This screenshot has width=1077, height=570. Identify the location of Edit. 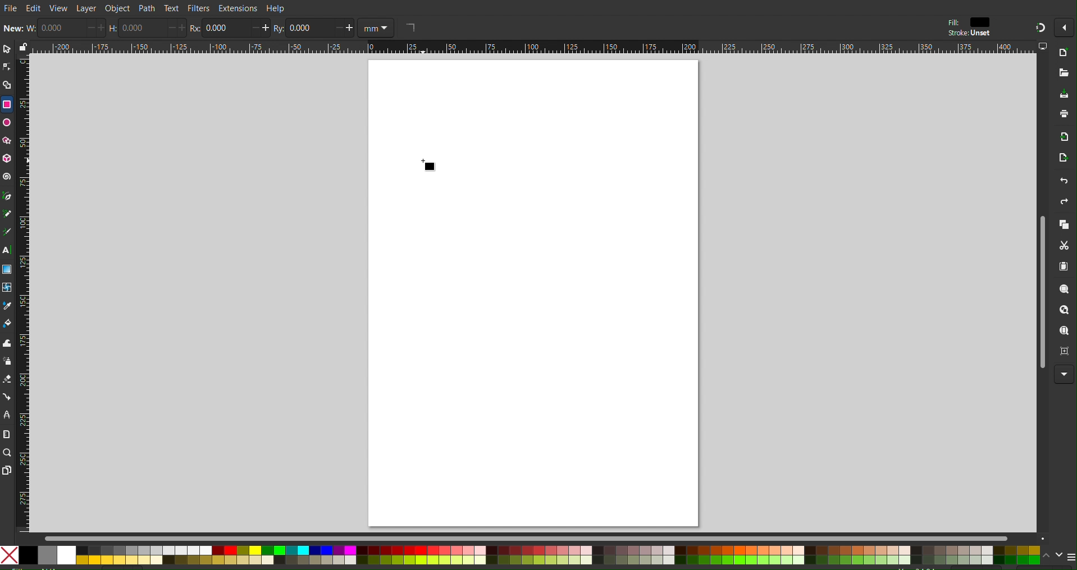
(33, 8).